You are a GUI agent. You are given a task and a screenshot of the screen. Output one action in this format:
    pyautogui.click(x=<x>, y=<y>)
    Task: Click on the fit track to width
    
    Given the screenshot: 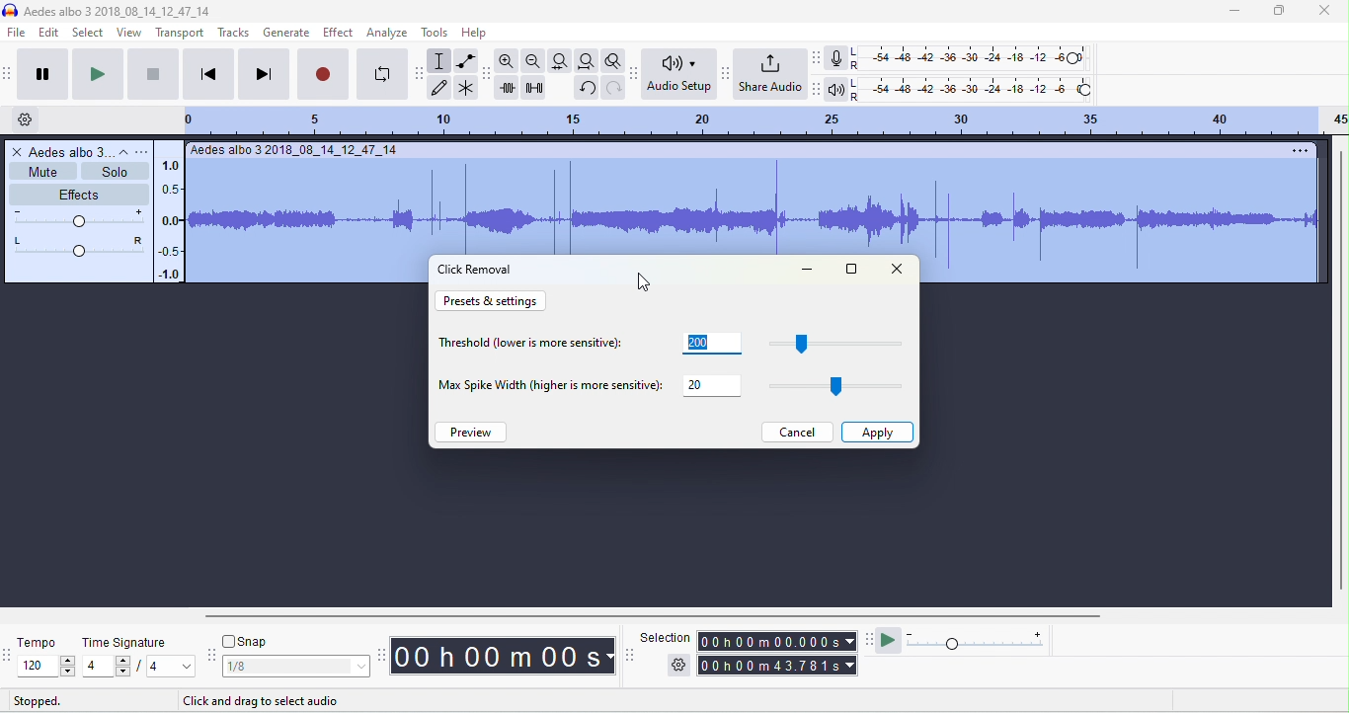 What is the action you would take?
    pyautogui.click(x=559, y=60)
    